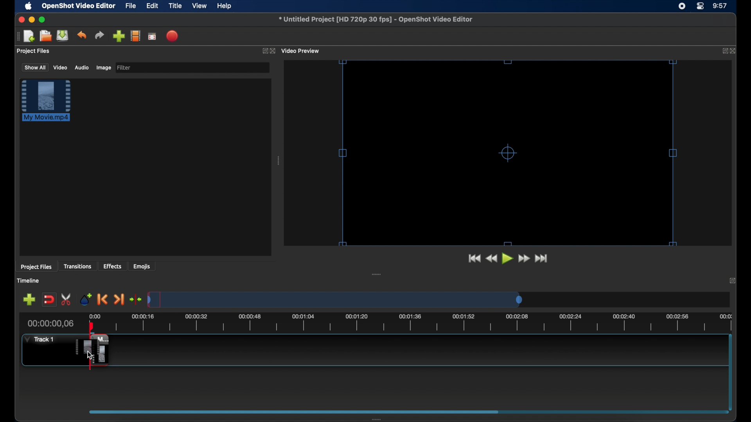 The width and height of the screenshot is (751, 422). What do you see at coordinates (28, 281) in the screenshot?
I see `timeline` at bounding box center [28, 281].